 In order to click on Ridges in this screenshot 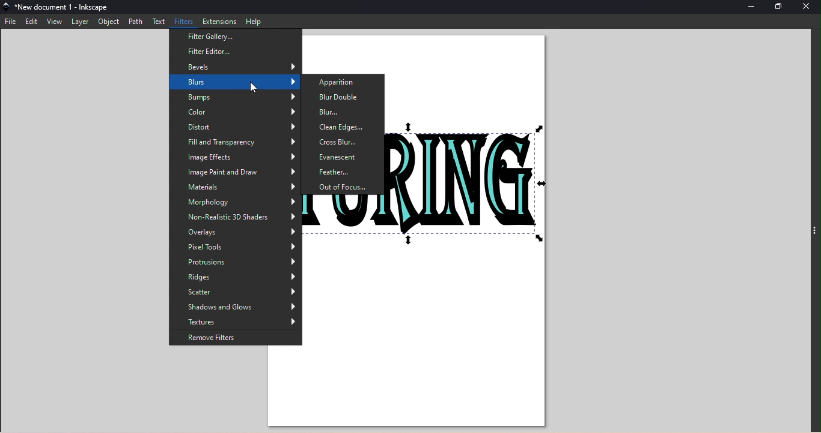, I will do `click(235, 276)`.